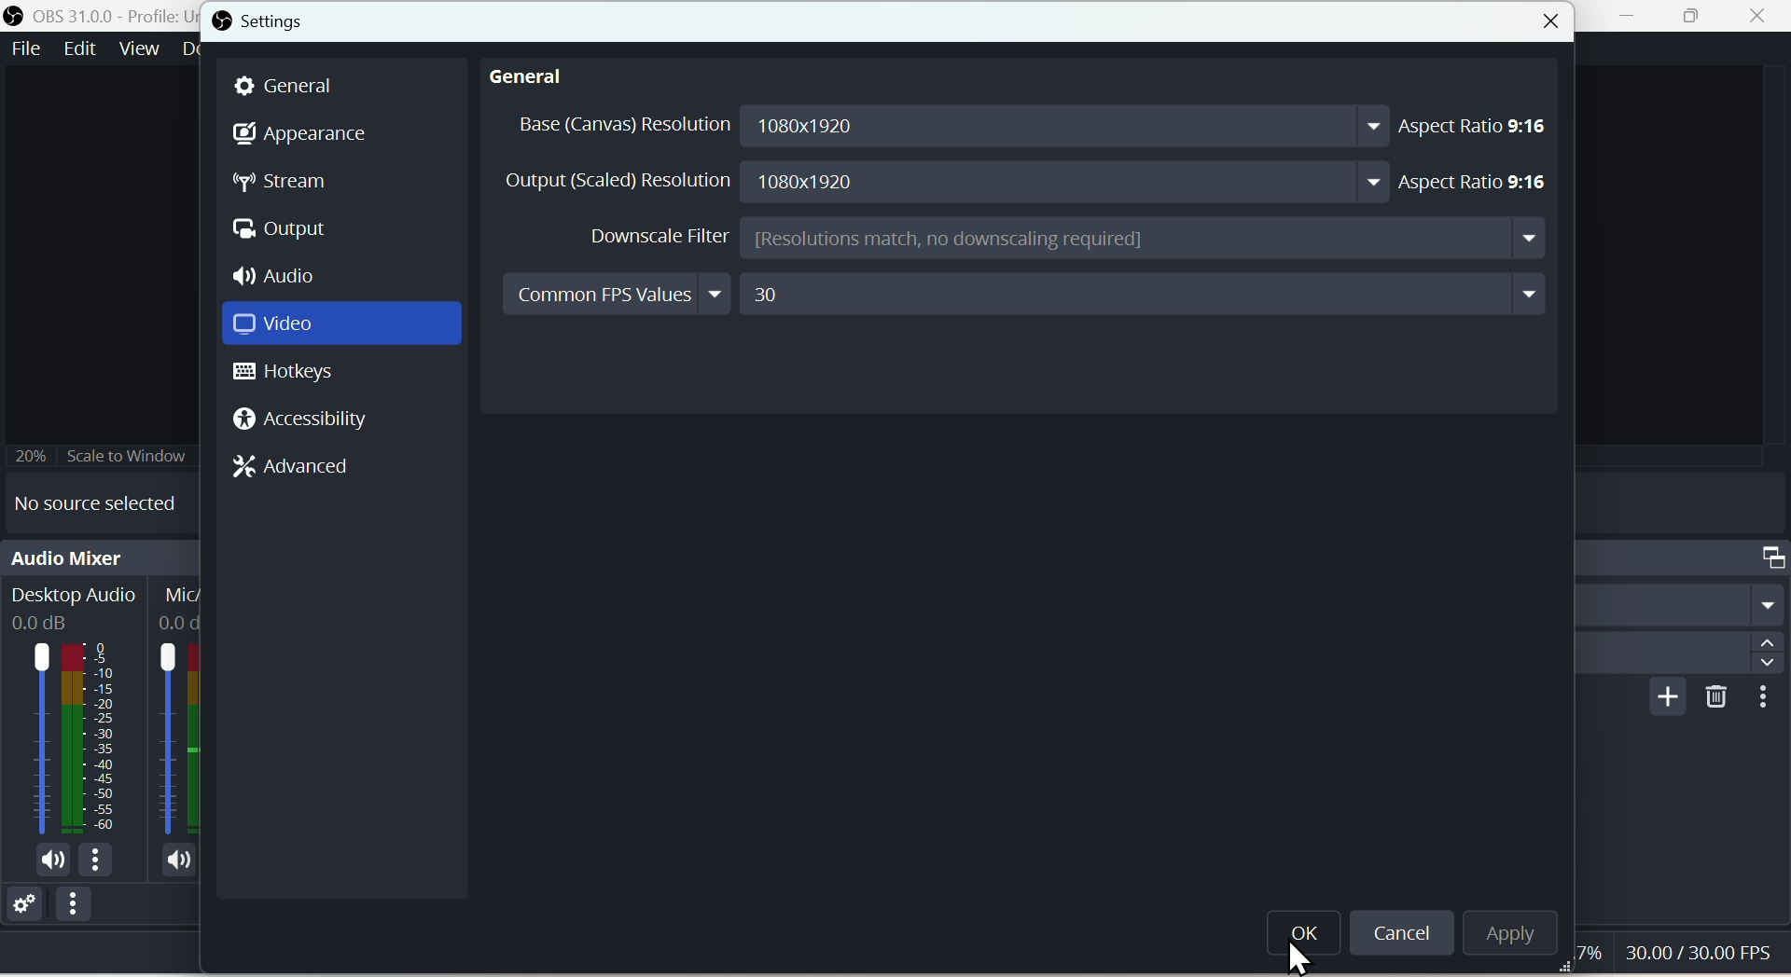 This screenshot has width=1791, height=977. I want to click on Settings, so click(264, 21).